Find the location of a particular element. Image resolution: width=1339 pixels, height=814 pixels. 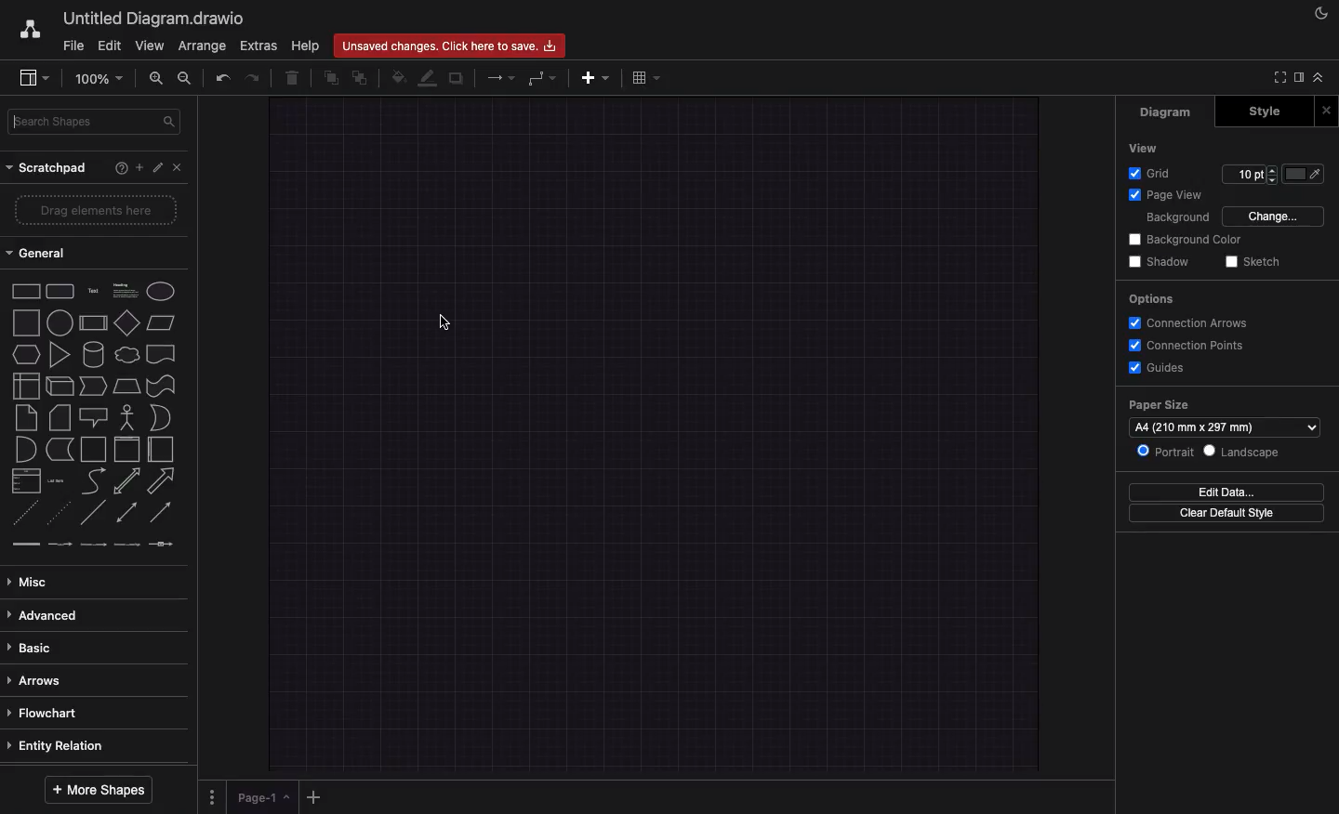

File is located at coordinates (72, 46).